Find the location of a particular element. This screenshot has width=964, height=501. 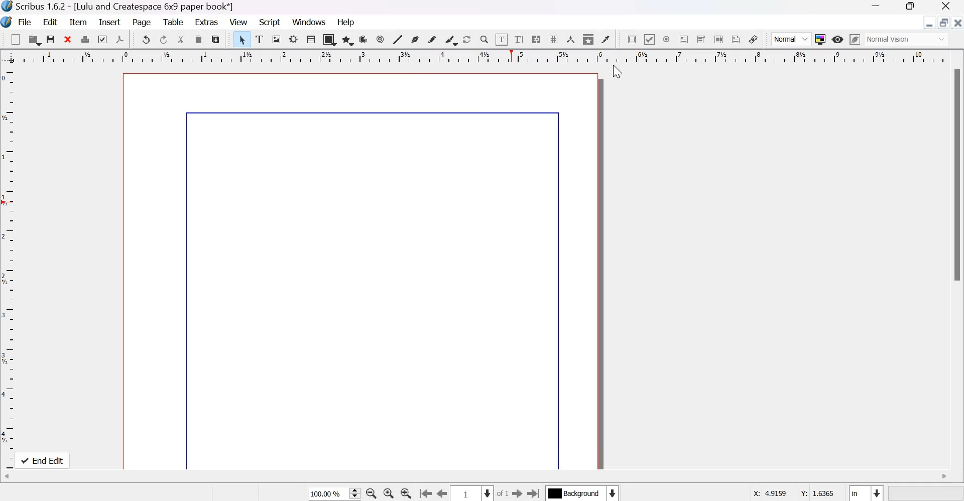

save is located at coordinates (51, 39).